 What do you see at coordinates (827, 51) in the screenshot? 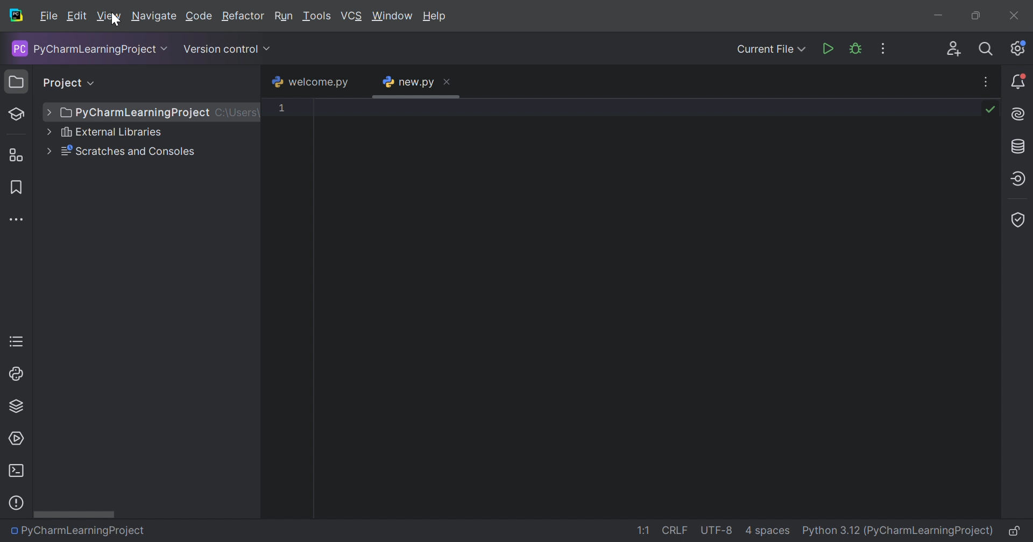
I see `Run 'new.py'` at bounding box center [827, 51].